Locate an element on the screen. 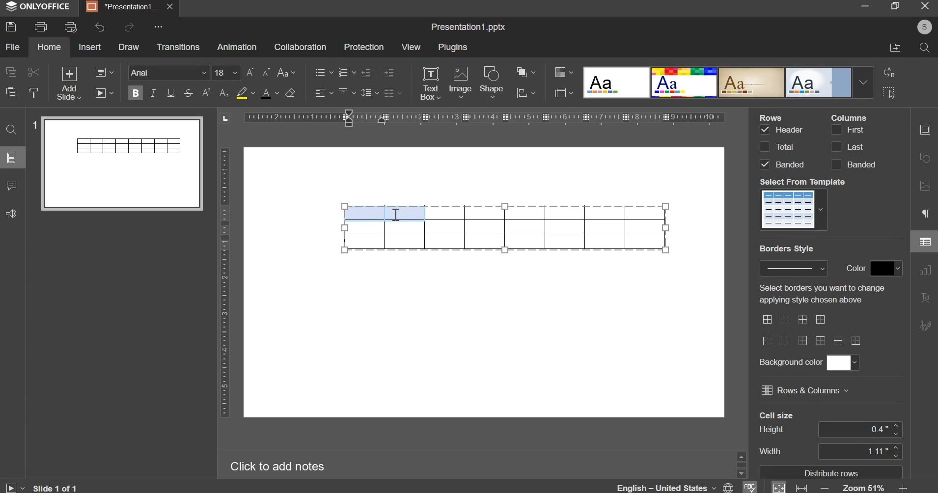  Column is located at coordinates (849, 117).